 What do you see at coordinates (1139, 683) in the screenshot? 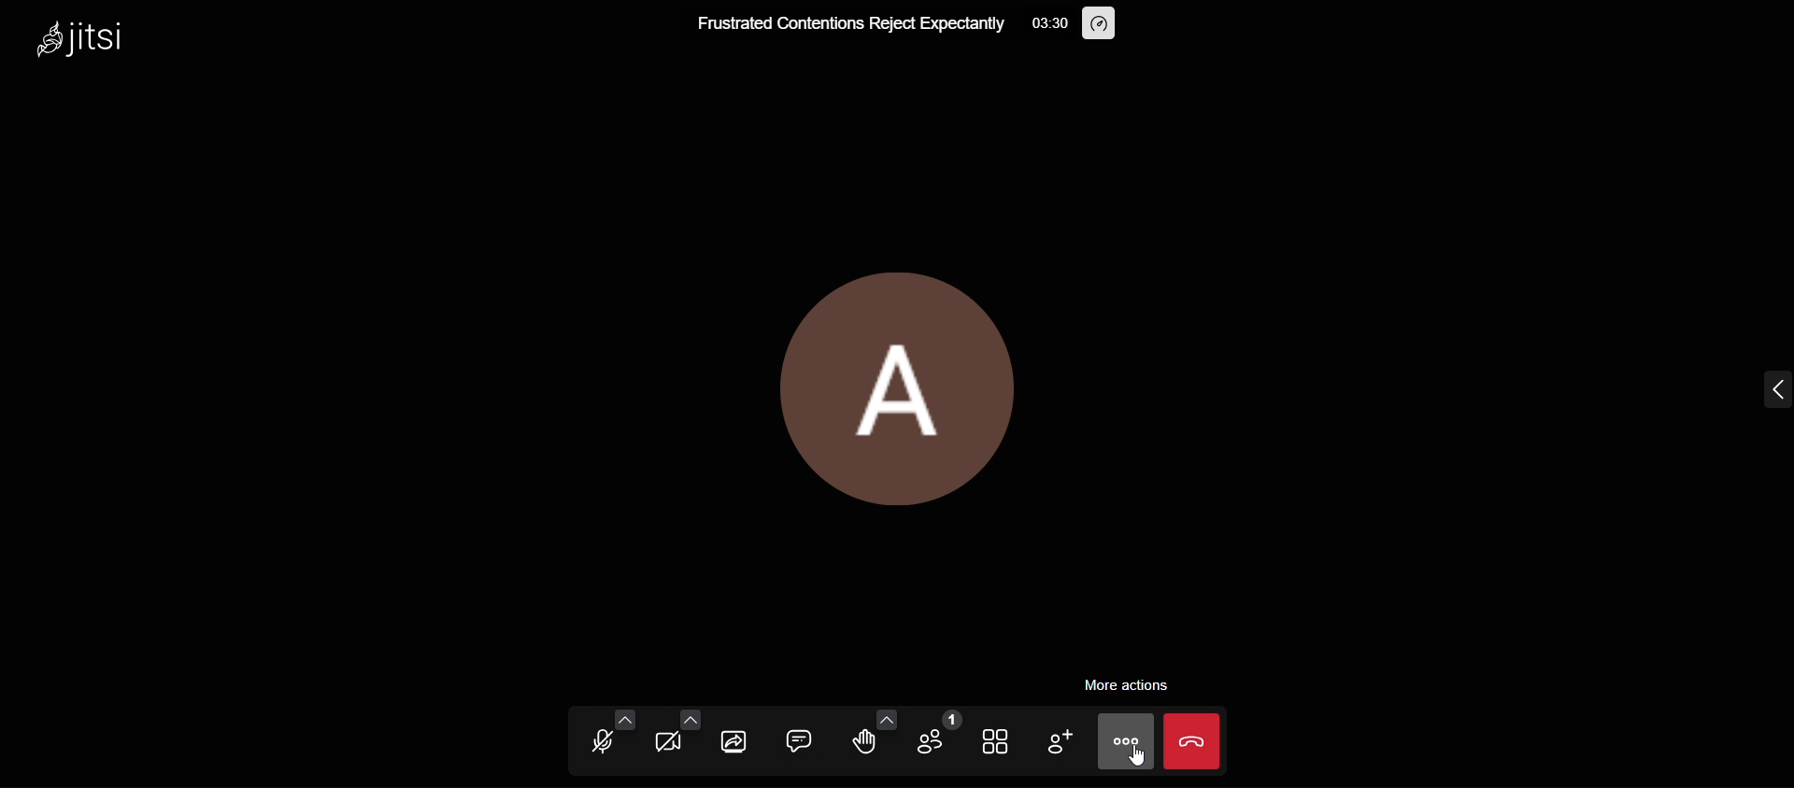
I see `more action` at bounding box center [1139, 683].